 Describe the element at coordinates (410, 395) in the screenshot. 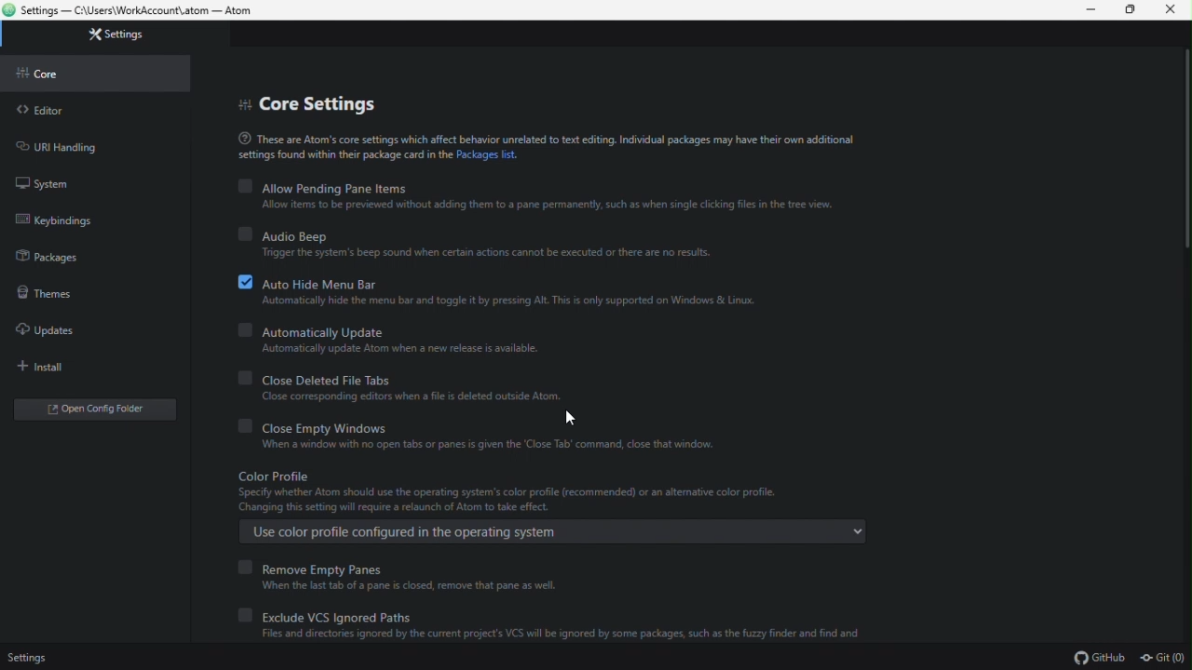

I see `‘Close corresponding editors when a file is deleted outside Atom:` at that location.